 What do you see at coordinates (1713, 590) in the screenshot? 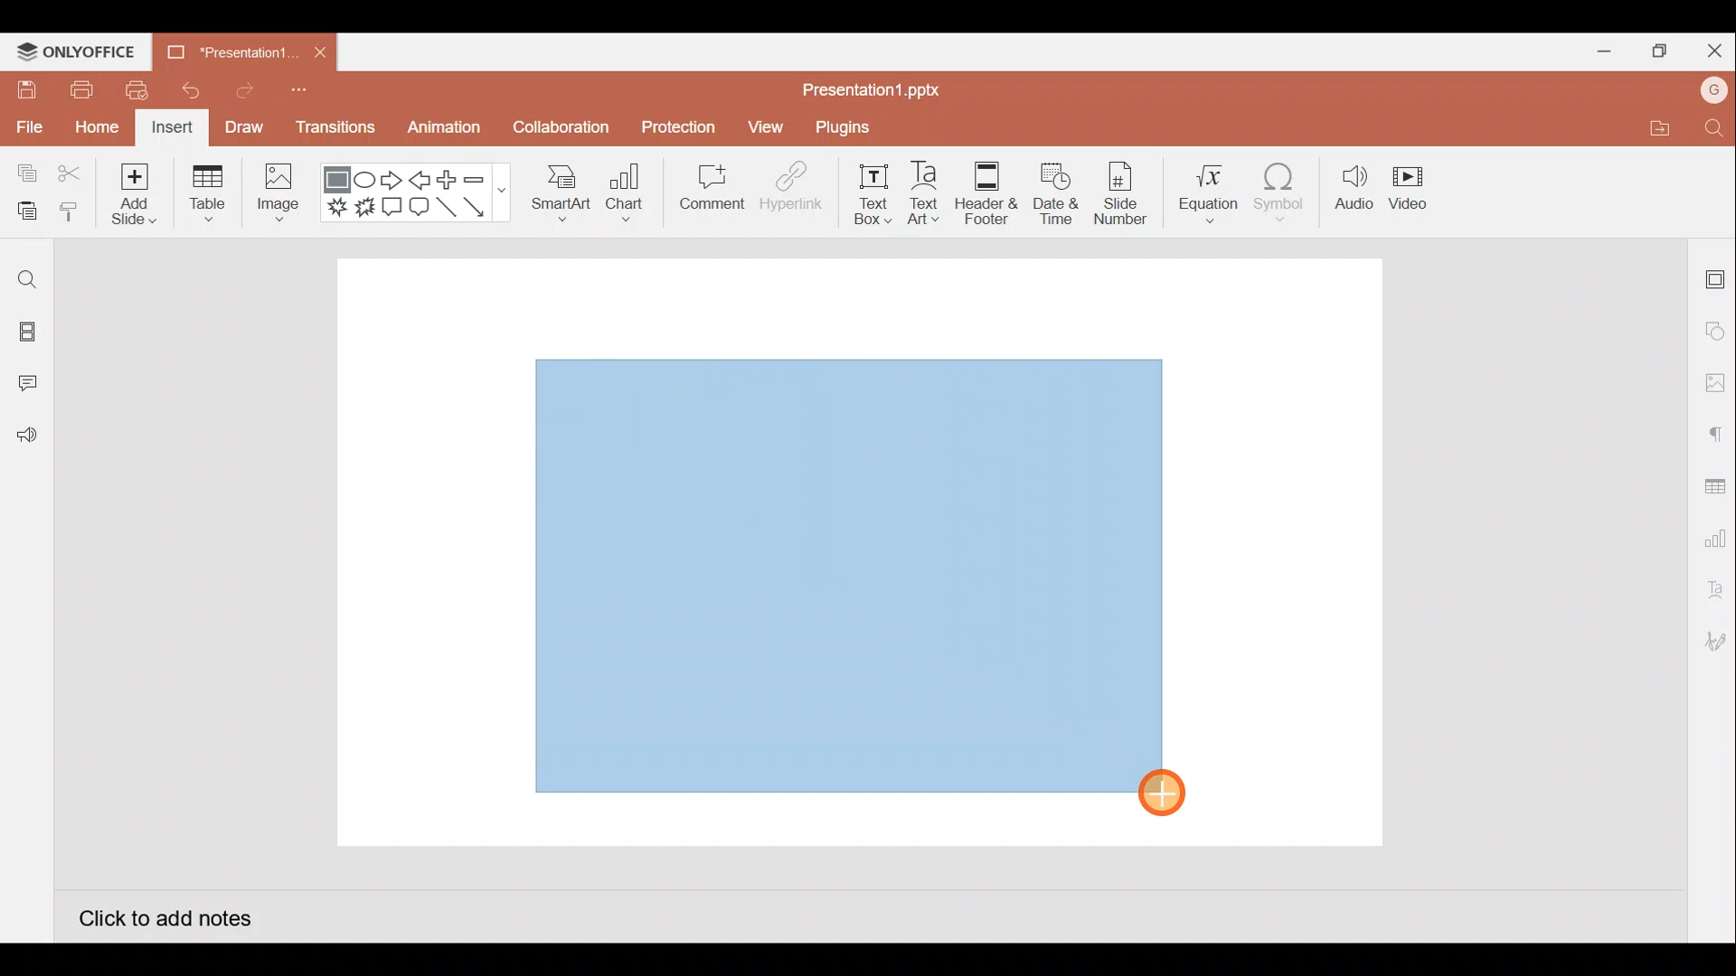
I see `Text Art settings` at bounding box center [1713, 590].